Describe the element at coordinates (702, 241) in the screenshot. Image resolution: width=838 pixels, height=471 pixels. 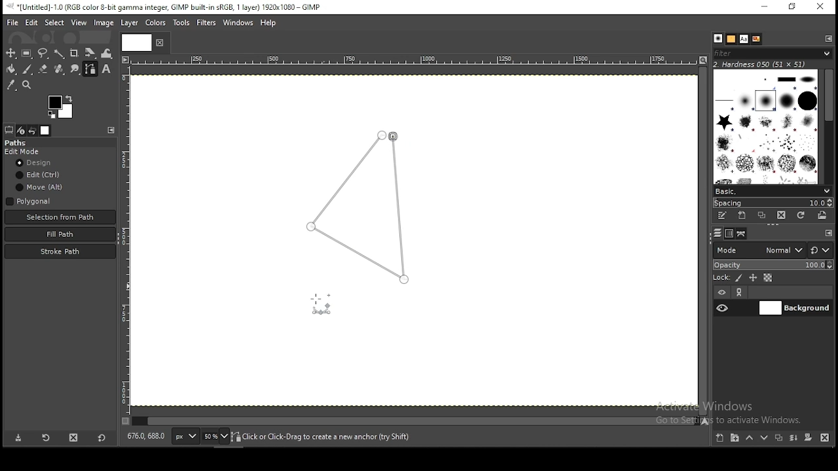
I see `scroll bar` at that location.